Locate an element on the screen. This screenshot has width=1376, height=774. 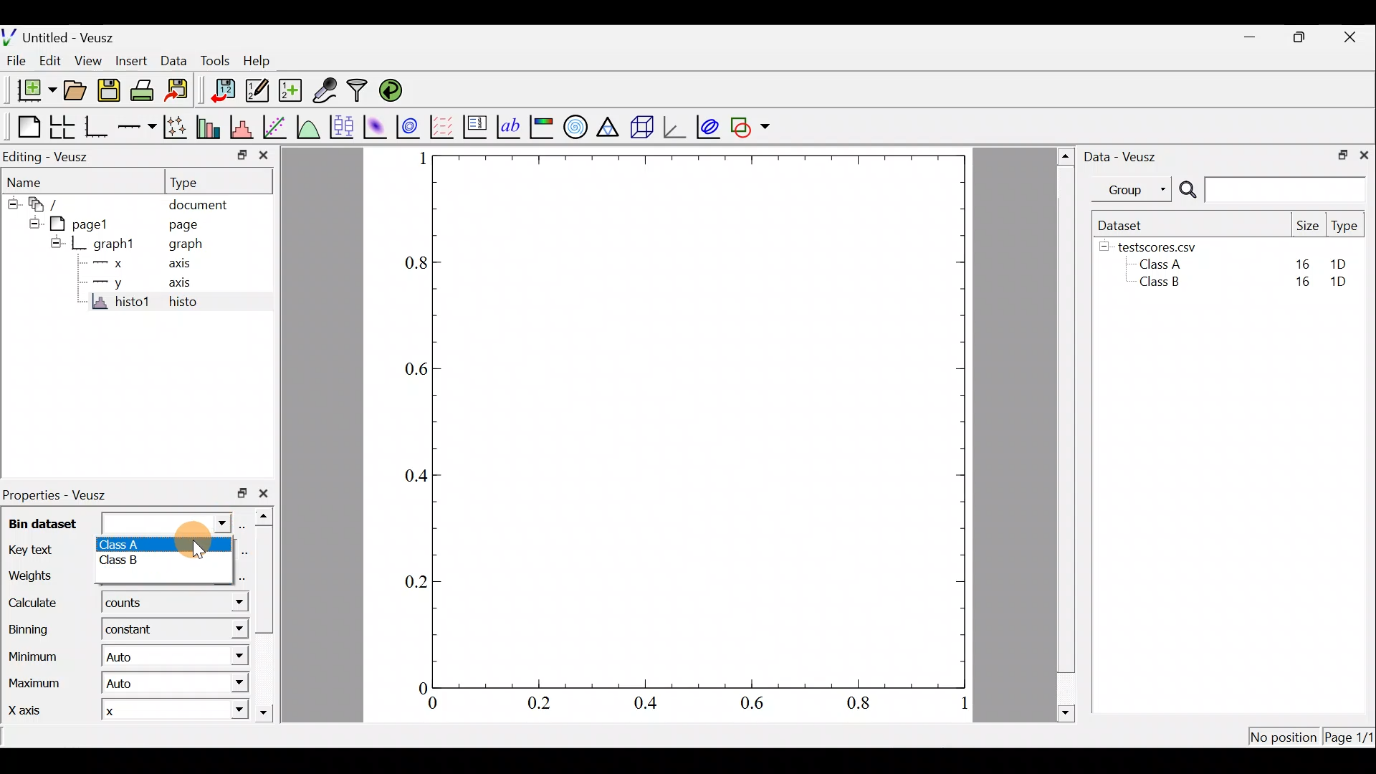
0 is located at coordinates (434, 704).